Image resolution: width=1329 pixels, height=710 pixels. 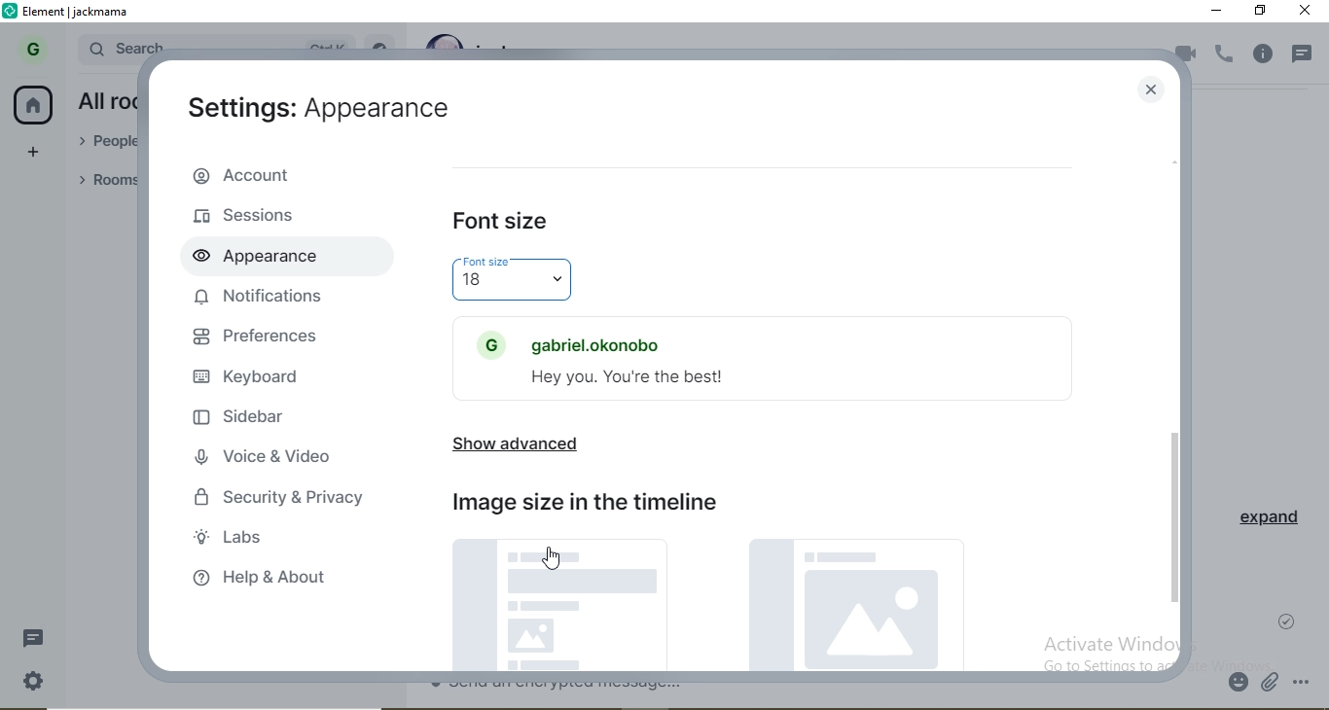 What do you see at coordinates (1239, 684) in the screenshot?
I see `emoji` at bounding box center [1239, 684].